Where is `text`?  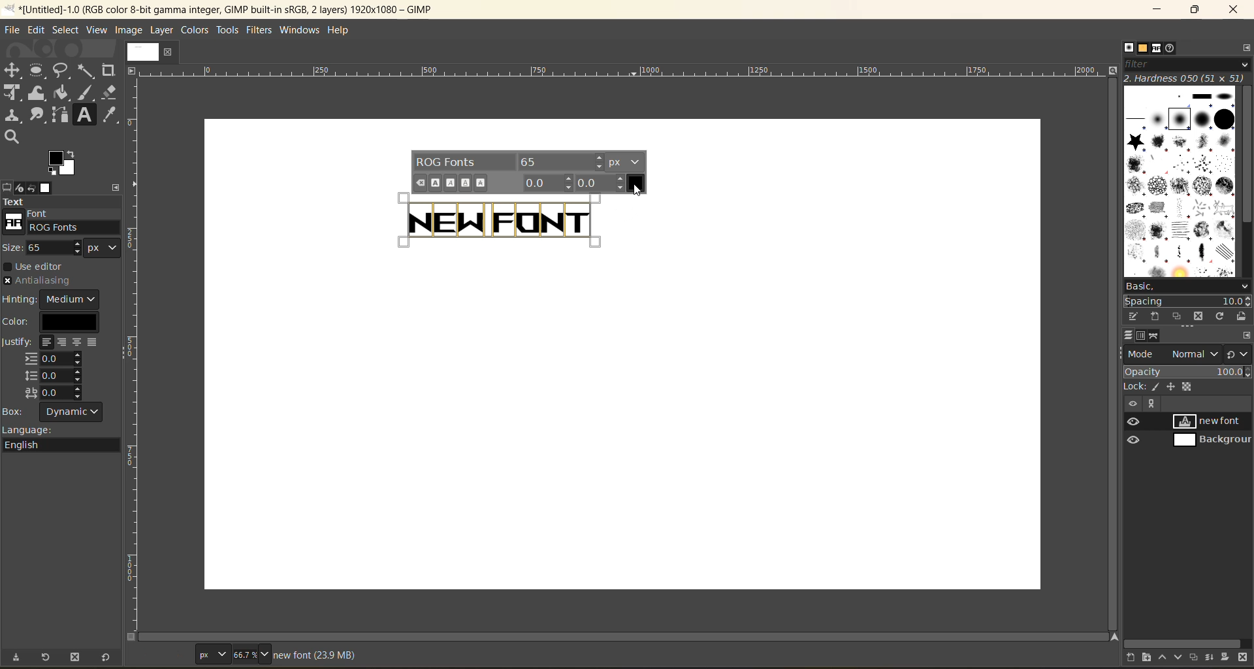
text is located at coordinates (61, 202).